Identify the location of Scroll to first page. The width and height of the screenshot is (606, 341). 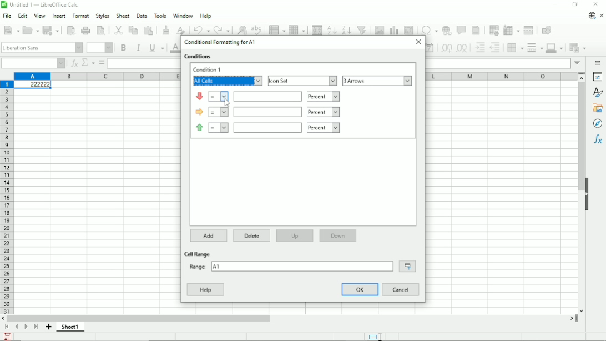
(7, 327).